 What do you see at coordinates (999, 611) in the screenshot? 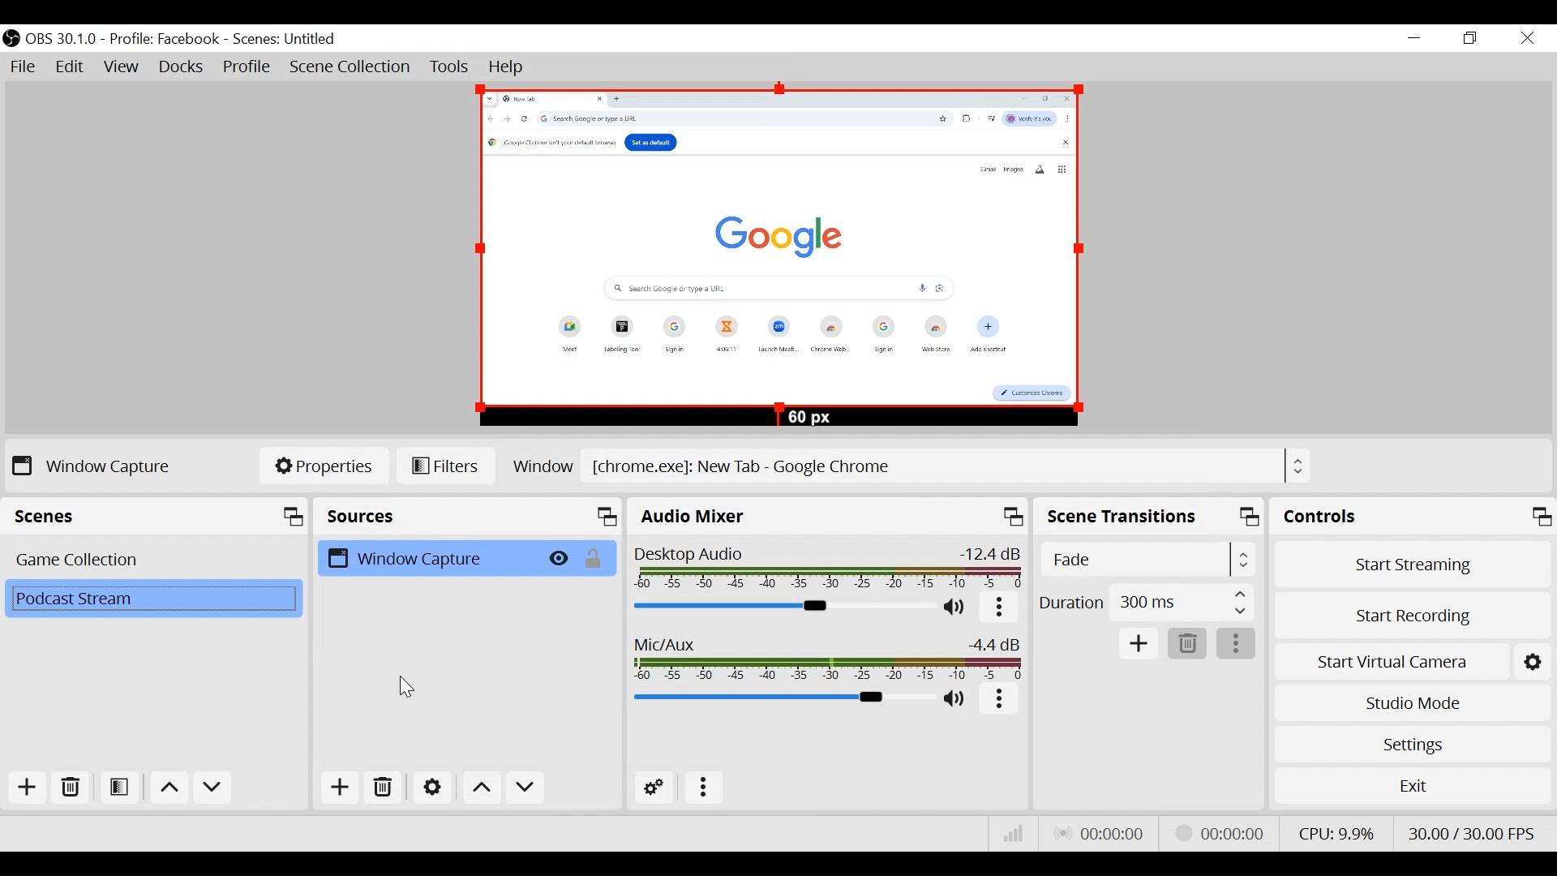
I see `More options ` at bounding box center [999, 611].